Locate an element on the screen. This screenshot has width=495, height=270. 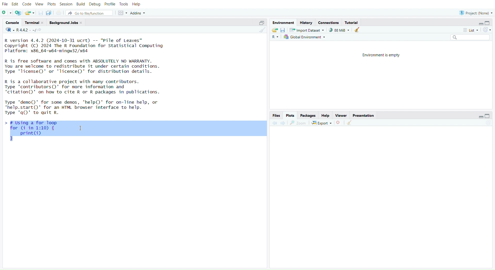
R version 4.4.2 (2024-10-31 ucrt) -- "Pile of Leaves"
Copyright (C) 2024 The R Foundation for Statistical Computing
Platform: x86_64-w64-mingw32/x64
R is free software and comes with ABSOLUTELY NO WARRANTY.
You are welcome to redistribute it under certain conditions.
Type 'license()' or 'licence()' for distribution details.
R is a collaborative project with many contributors.
Type 'contributors()' for more information and
"citation()' on how to cite R or R packages in publications.
Type 'demo()' for some demos, 'help()' for on-line help, or
"help.start()' for an HTML browser interface to help.
Type 'q()' to quit R.
-

I is located at coordinates (88, 76).